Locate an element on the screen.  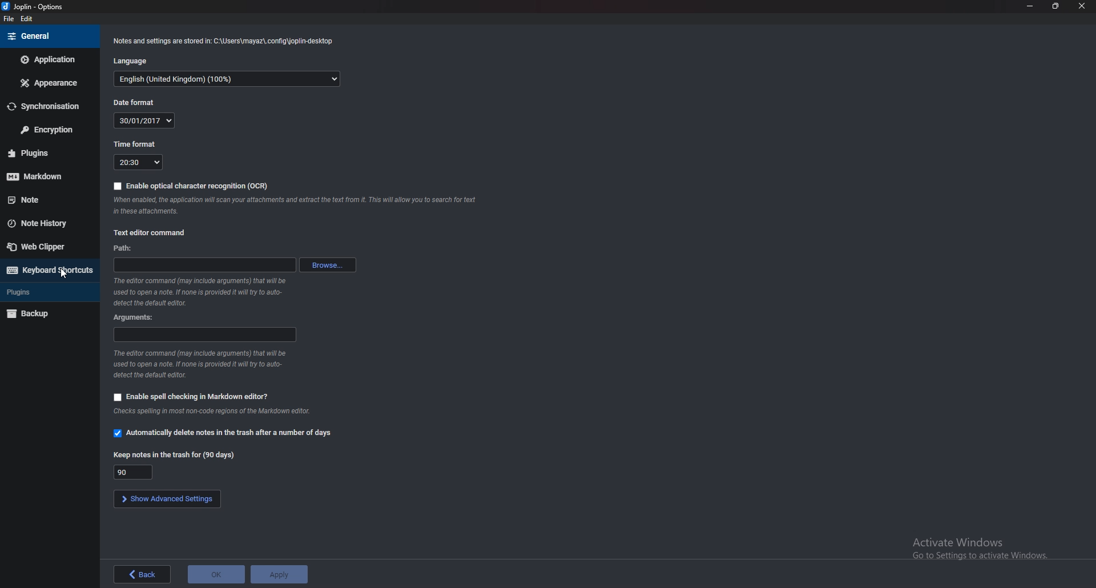
info is located at coordinates (203, 292).